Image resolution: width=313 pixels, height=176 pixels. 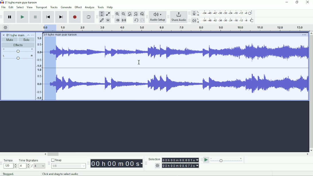 What do you see at coordinates (113, 17) in the screenshot?
I see `Audacity edit toolbar` at bounding box center [113, 17].